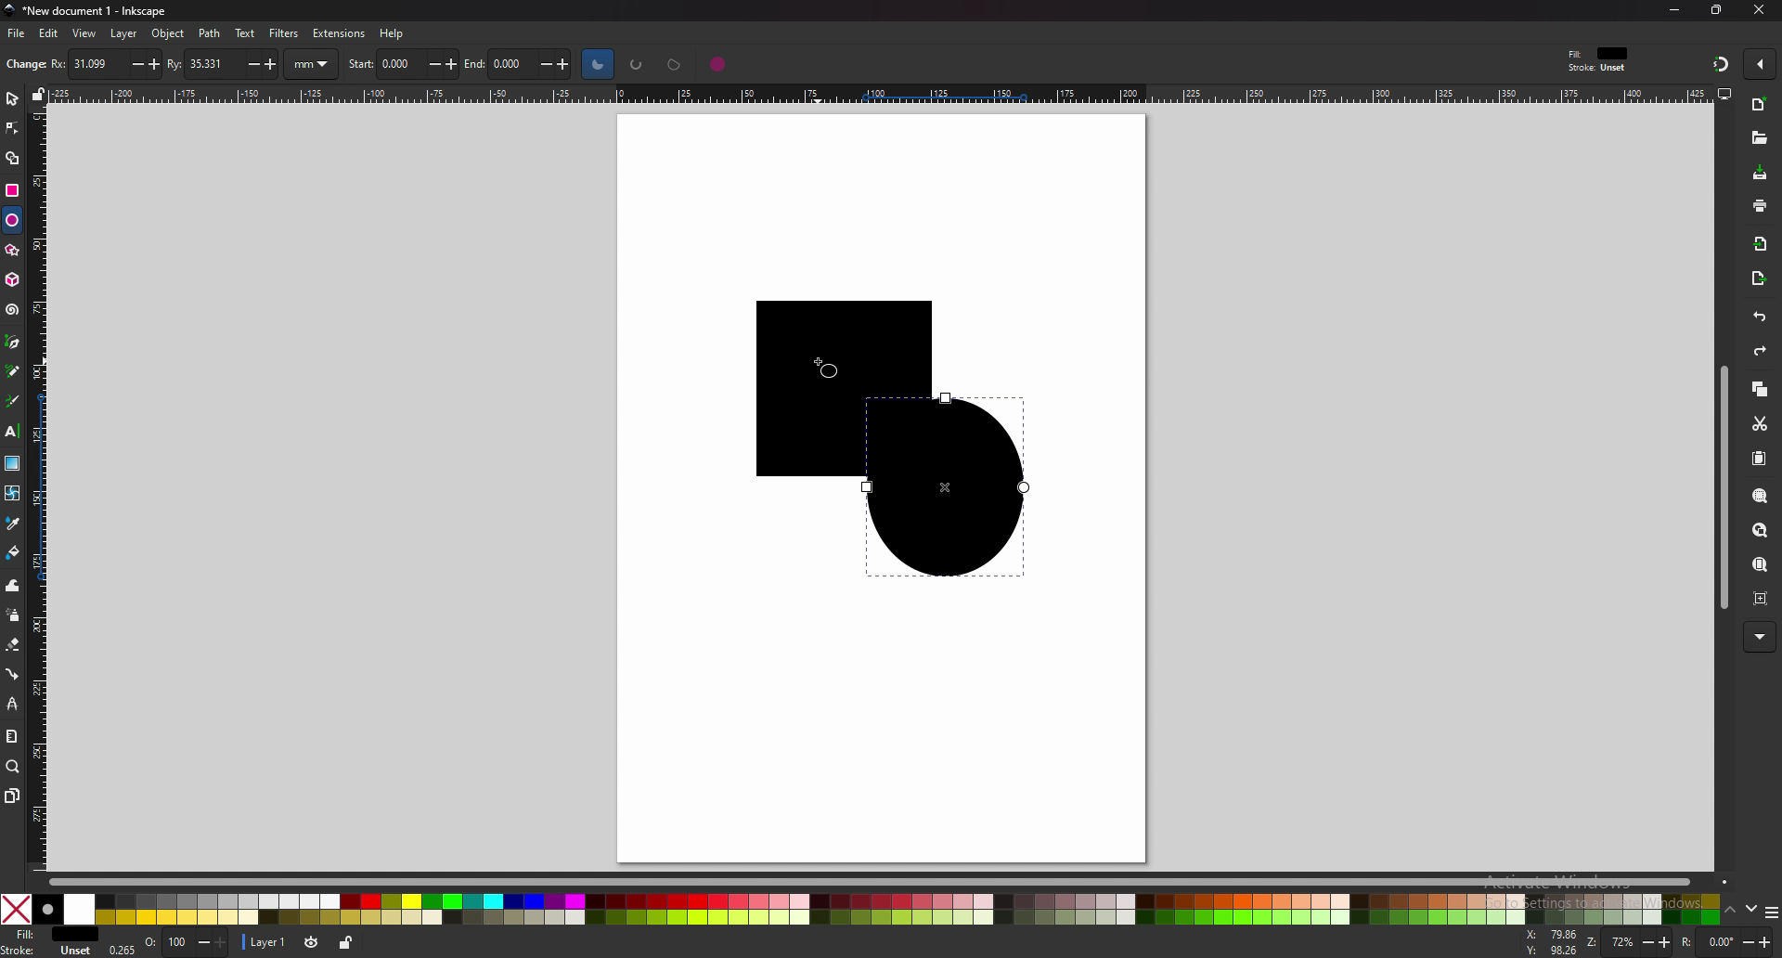  What do you see at coordinates (1771, 912) in the screenshot?
I see `more colors` at bounding box center [1771, 912].